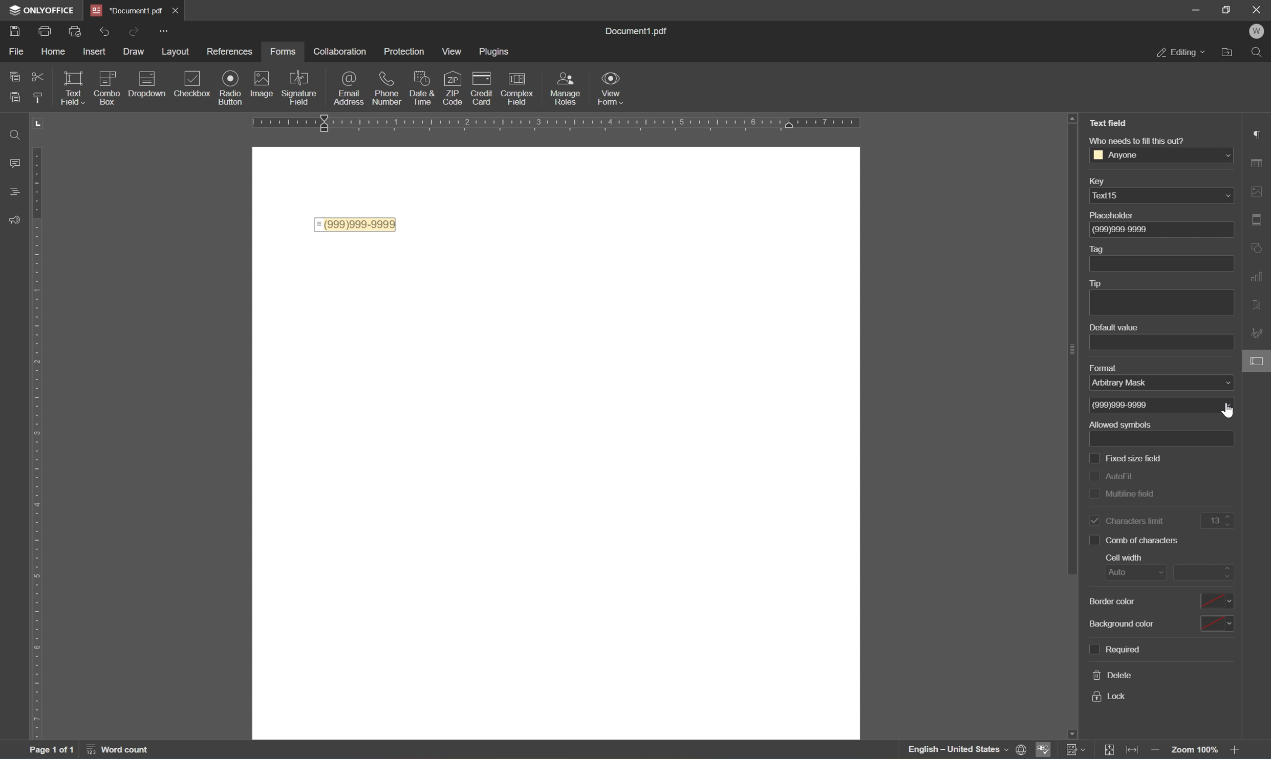  What do you see at coordinates (1066, 346) in the screenshot?
I see `scroll bar` at bounding box center [1066, 346].